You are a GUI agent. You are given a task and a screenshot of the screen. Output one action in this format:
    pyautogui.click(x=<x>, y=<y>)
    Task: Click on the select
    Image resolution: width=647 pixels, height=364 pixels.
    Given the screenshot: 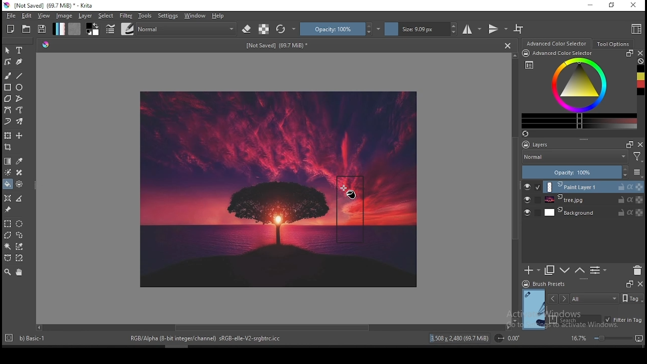 What is the action you would take?
    pyautogui.click(x=107, y=16)
    